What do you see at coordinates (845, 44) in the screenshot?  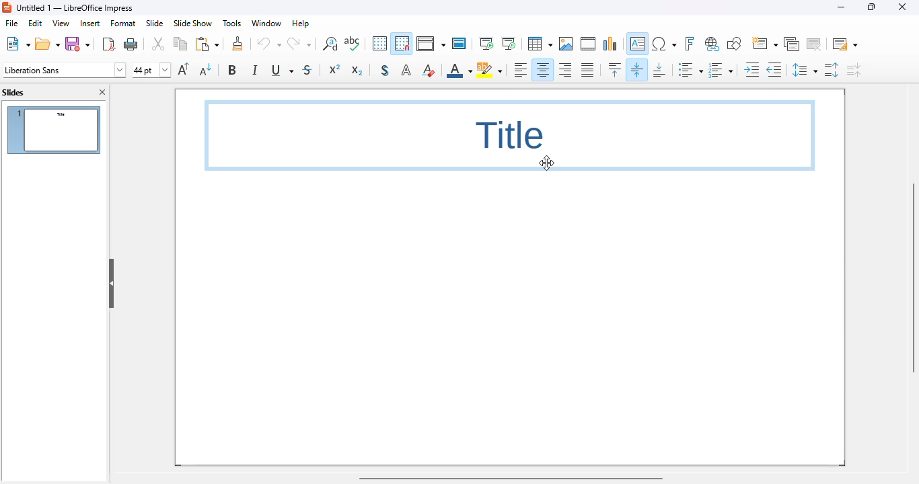 I see `slide layout` at bounding box center [845, 44].